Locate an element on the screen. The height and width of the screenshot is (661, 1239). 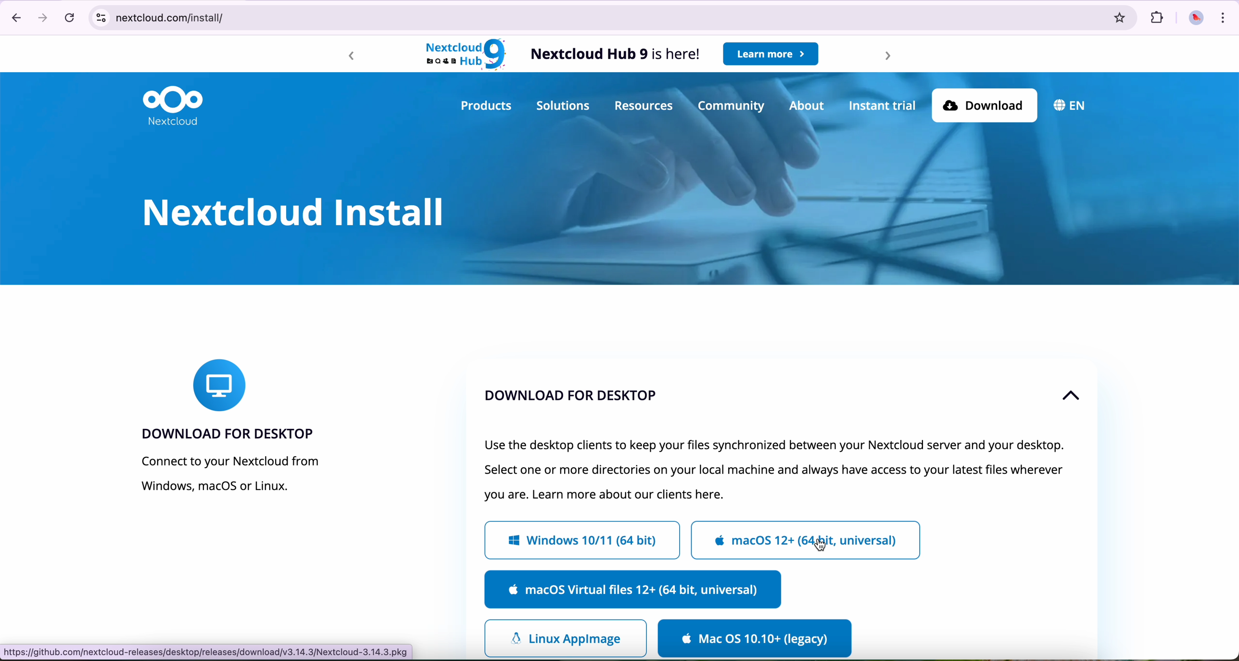
products is located at coordinates (485, 107).